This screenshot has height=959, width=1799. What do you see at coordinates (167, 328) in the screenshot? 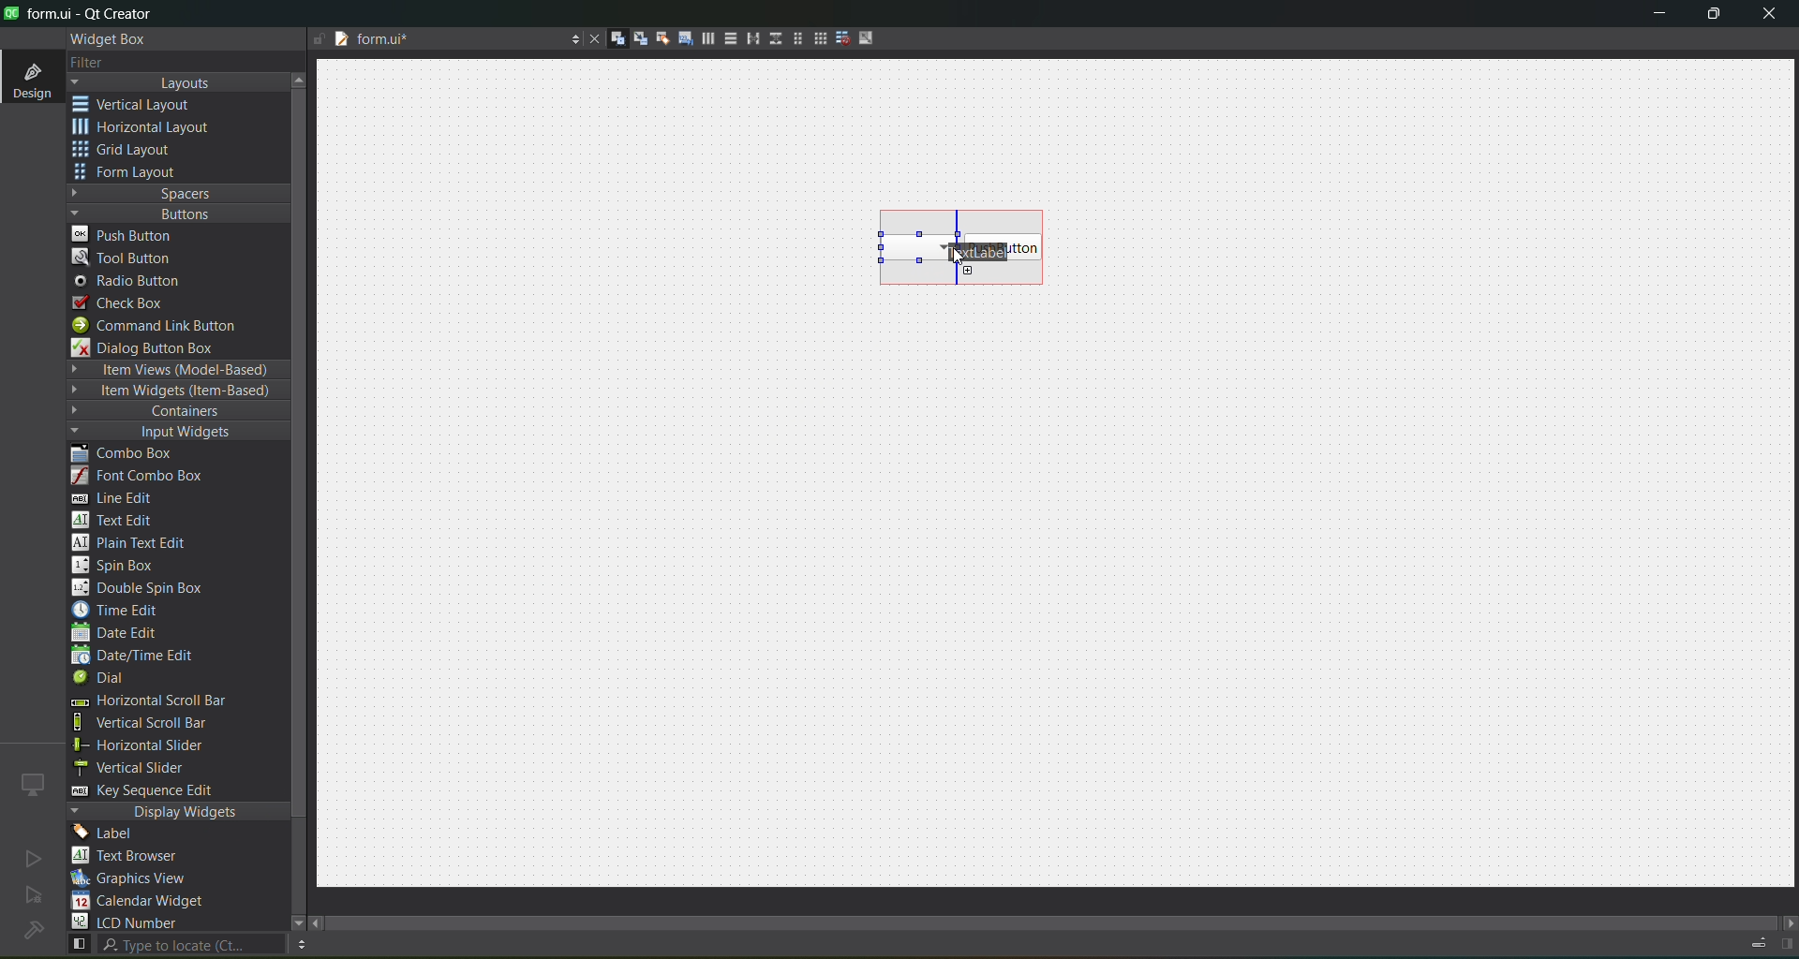
I see `command` at bounding box center [167, 328].